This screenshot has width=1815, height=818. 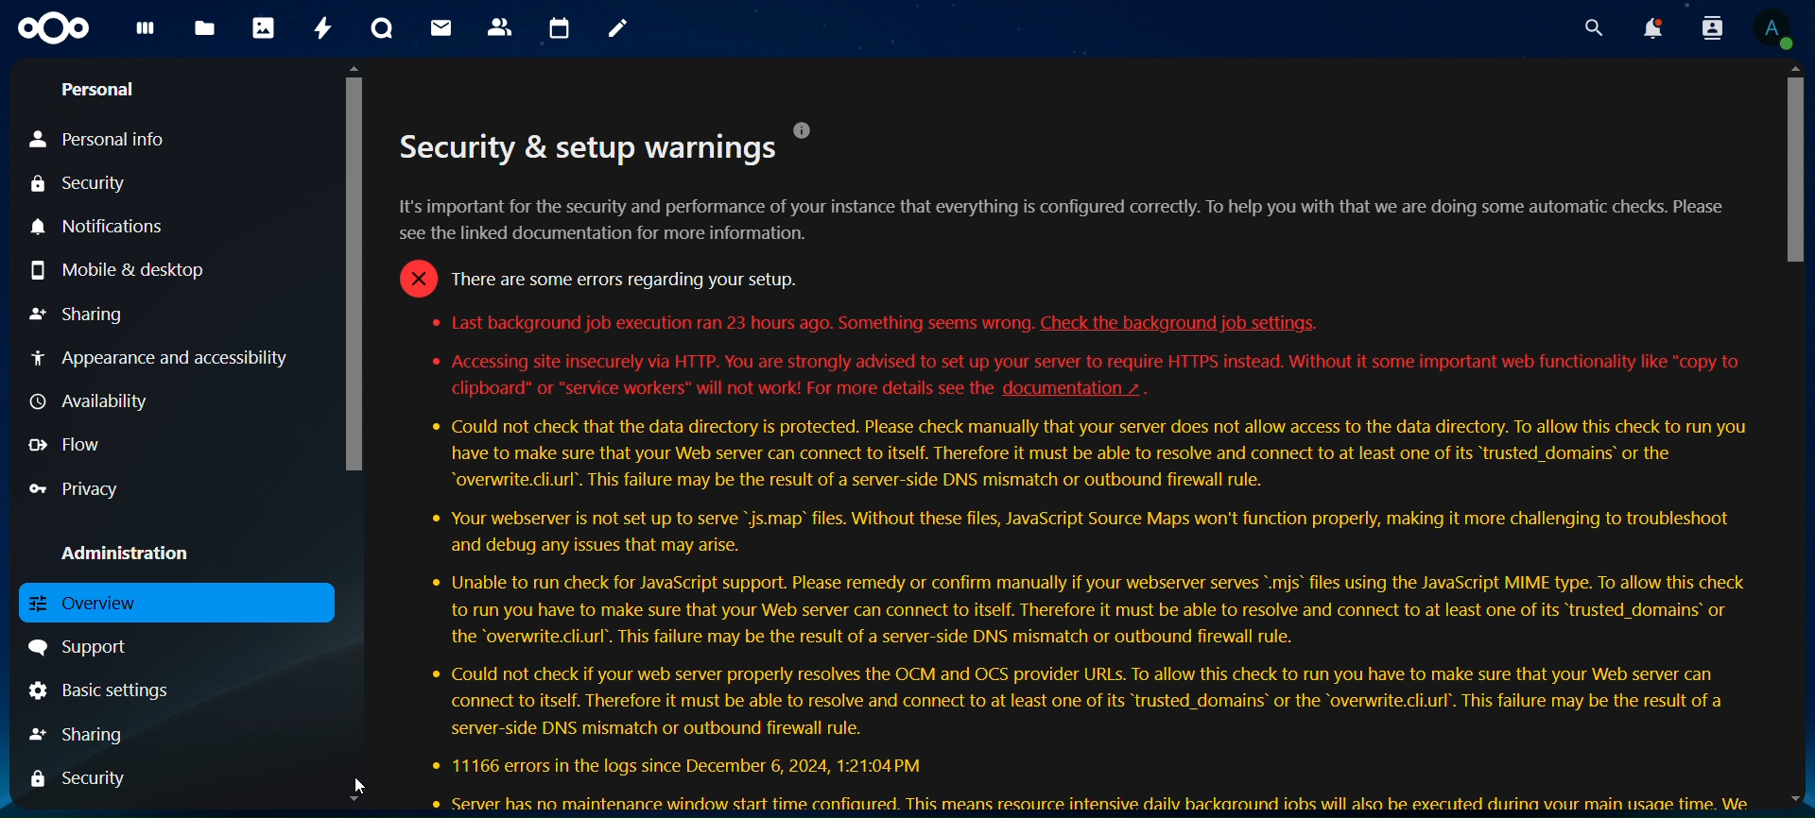 What do you see at coordinates (147, 31) in the screenshot?
I see `dashboard` at bounding box center [147, 31].